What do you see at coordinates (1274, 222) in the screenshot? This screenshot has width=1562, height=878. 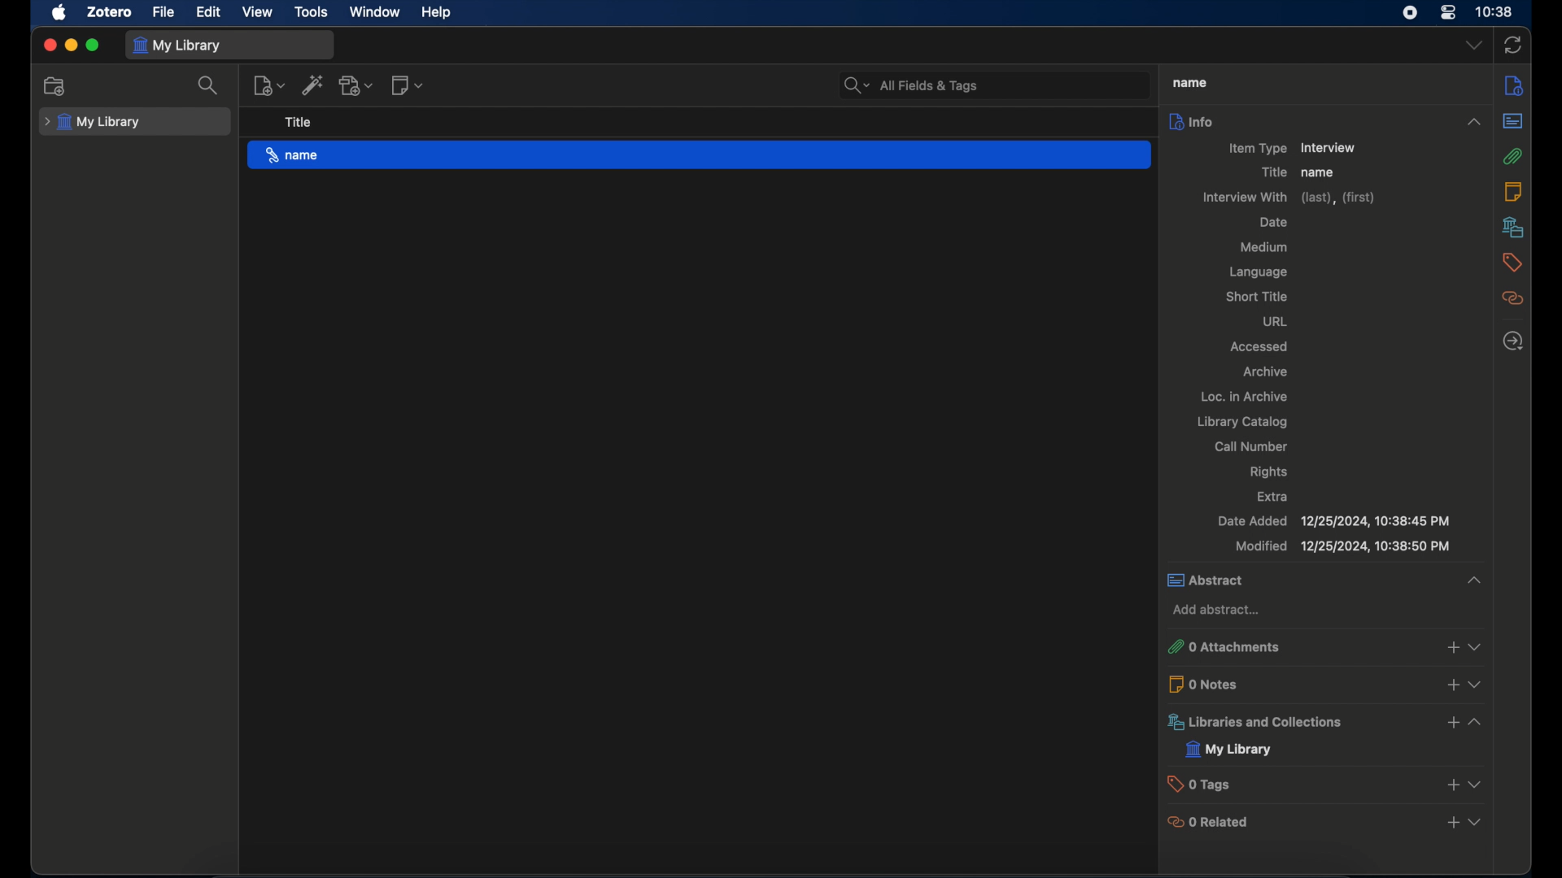 I see `date` at bounding box center [1274, 222].